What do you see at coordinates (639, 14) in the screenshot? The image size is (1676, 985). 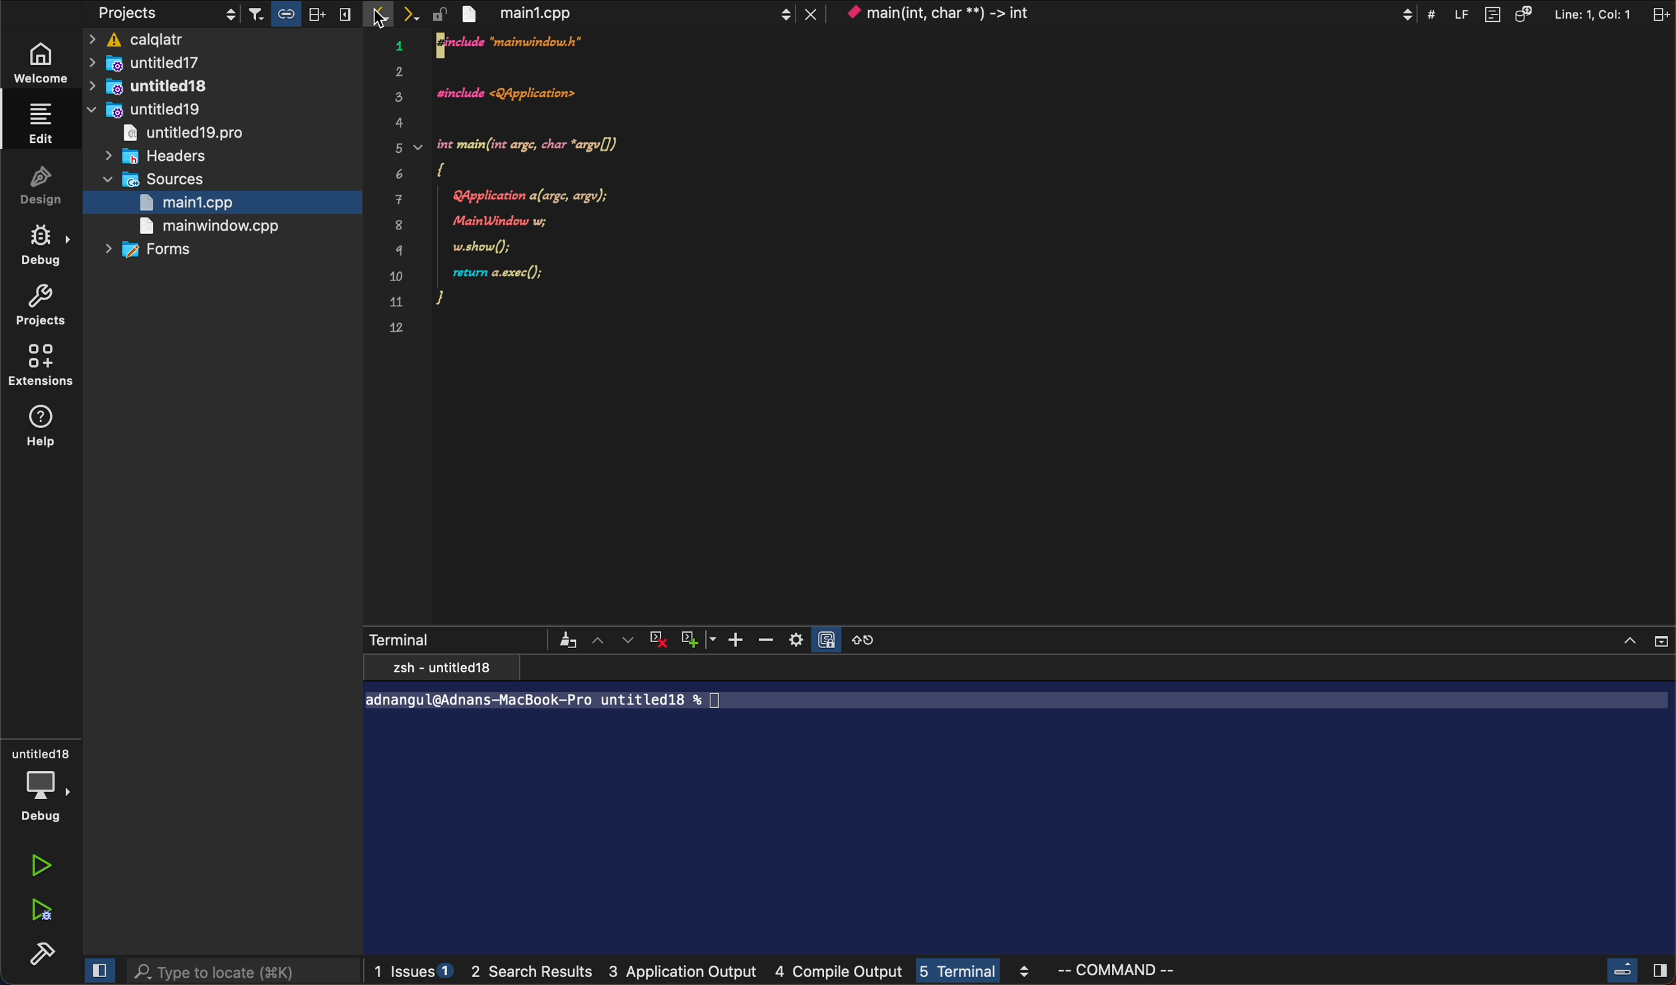 I see `file change` at bounding box center [639, 14].